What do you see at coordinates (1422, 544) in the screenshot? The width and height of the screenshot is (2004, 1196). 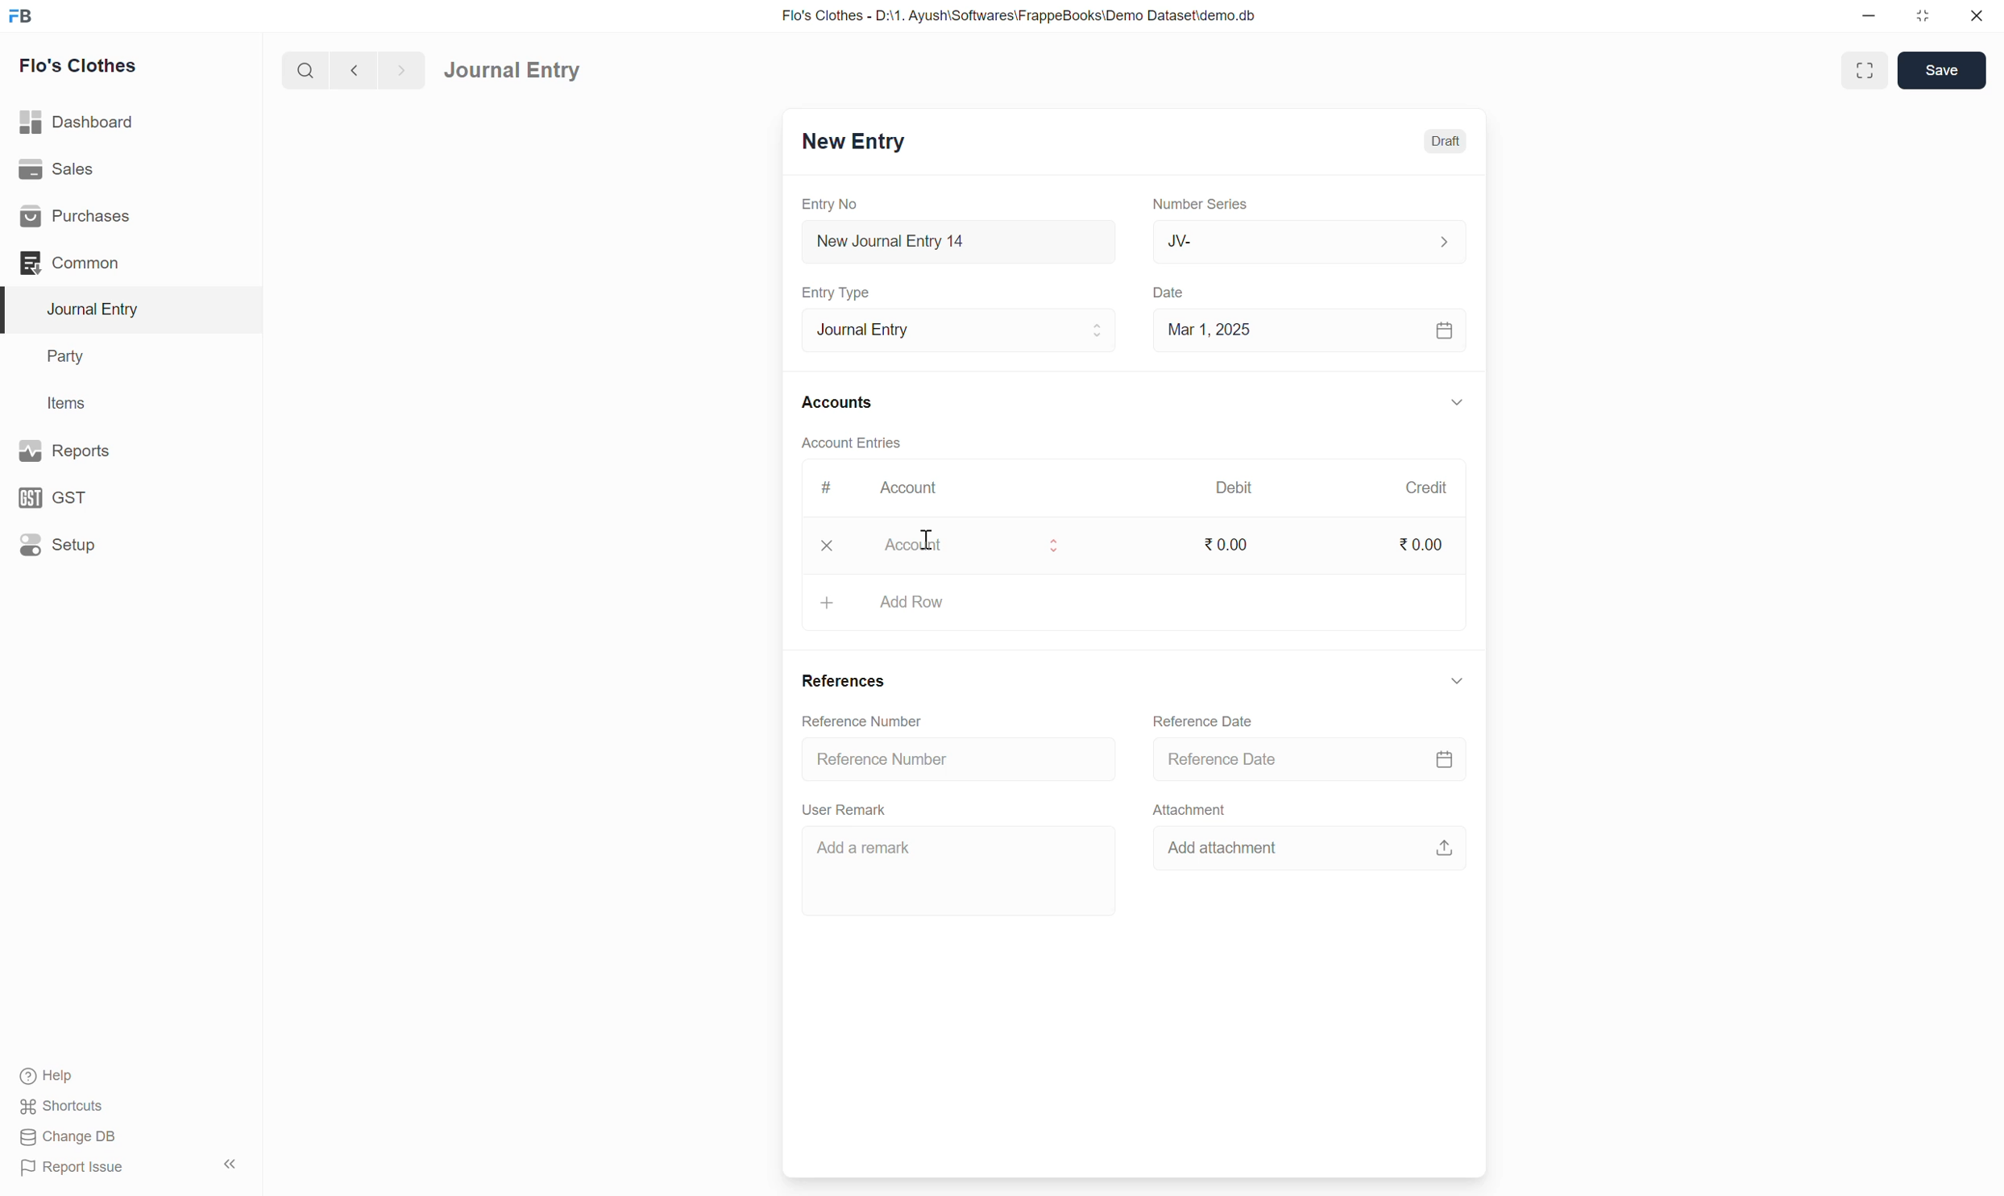 I see `0.00` at bounding box center [1422, 544].